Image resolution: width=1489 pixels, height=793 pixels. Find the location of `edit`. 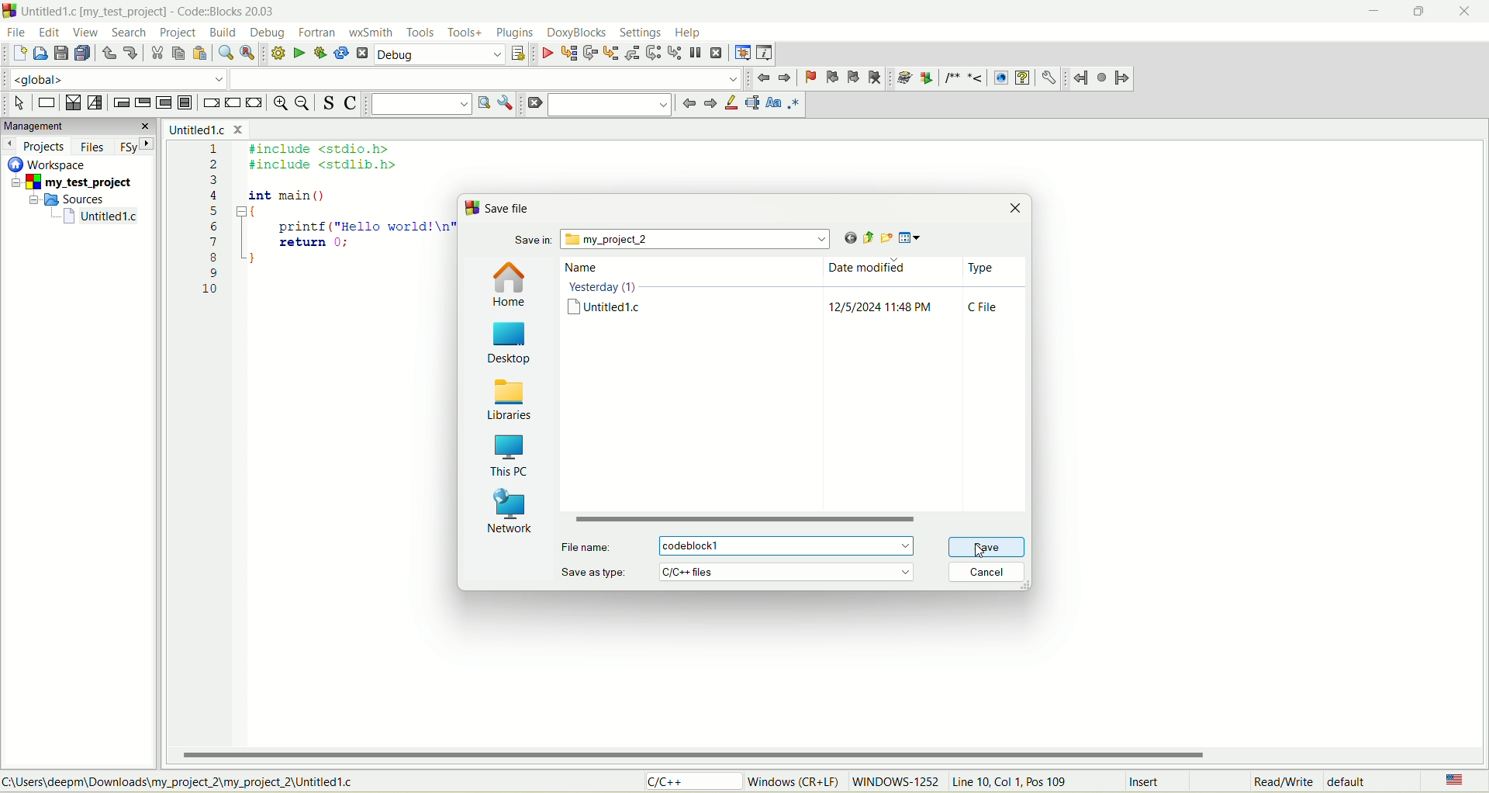

edit is located at coordinates (51, 33).